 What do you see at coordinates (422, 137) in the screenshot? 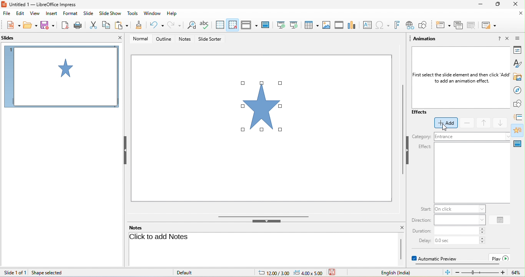
I see `category` at bounding box center [422, 137].